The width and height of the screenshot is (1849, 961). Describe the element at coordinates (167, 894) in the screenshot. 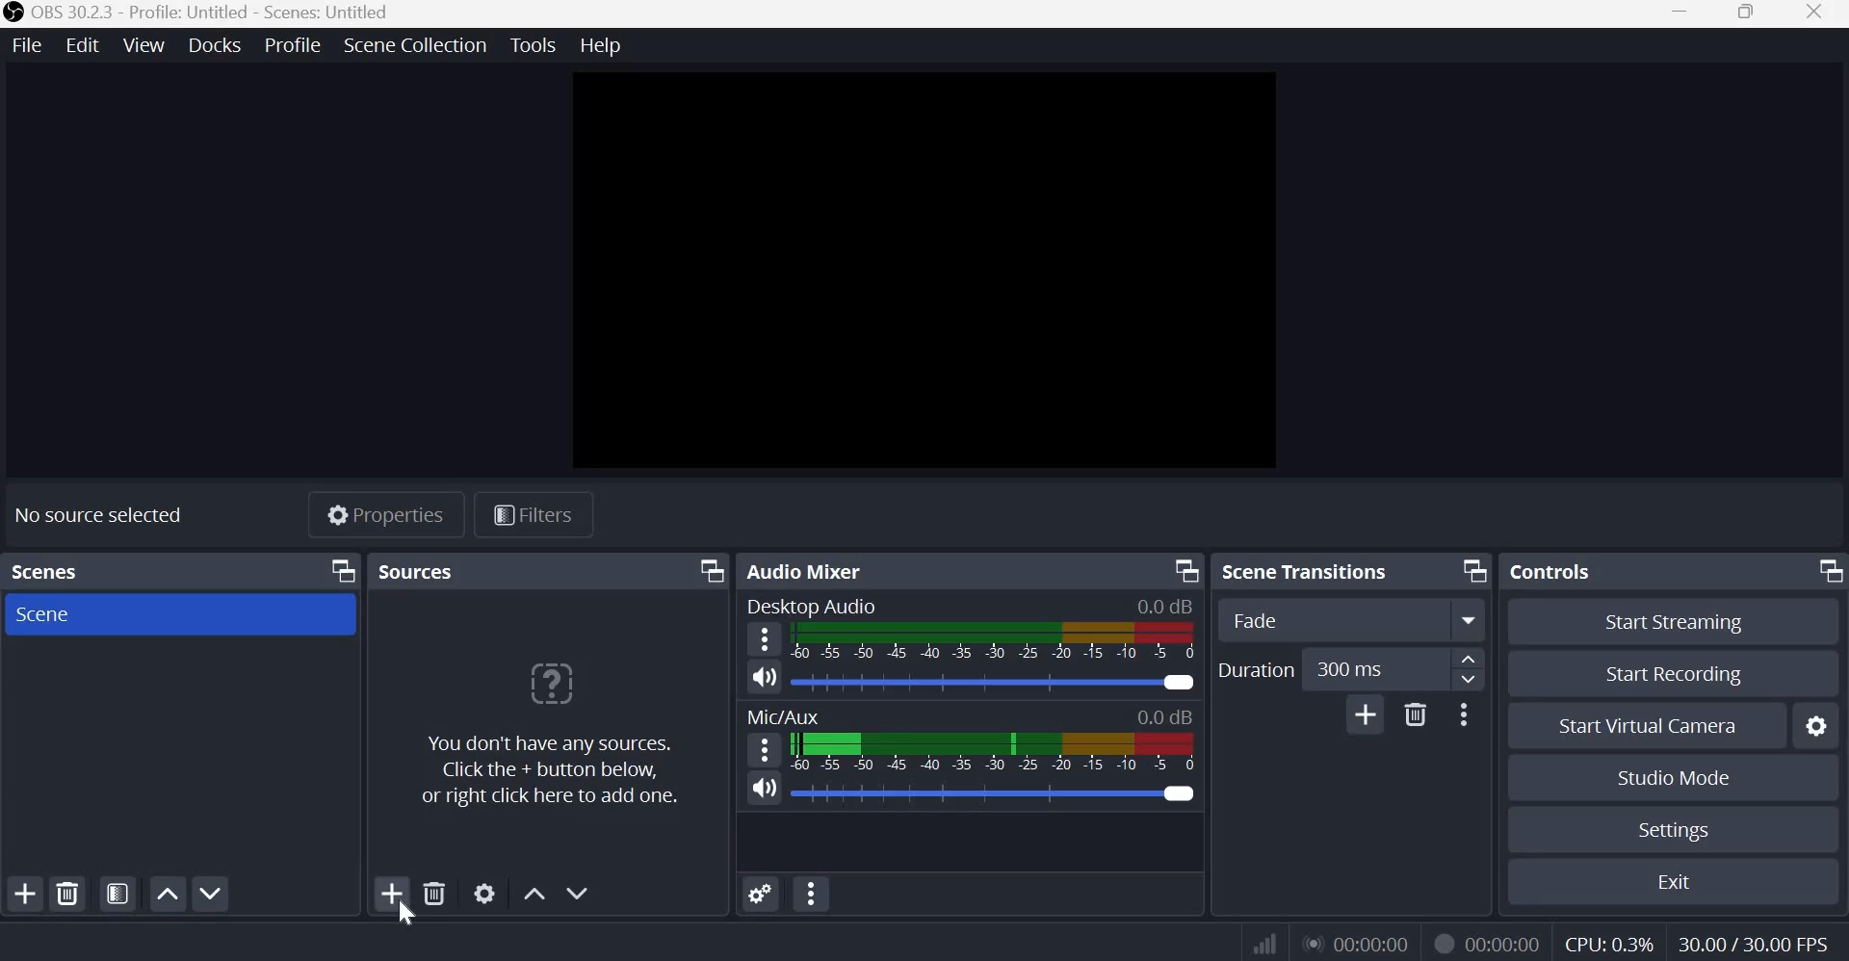

I see `Move scene up` at that location.